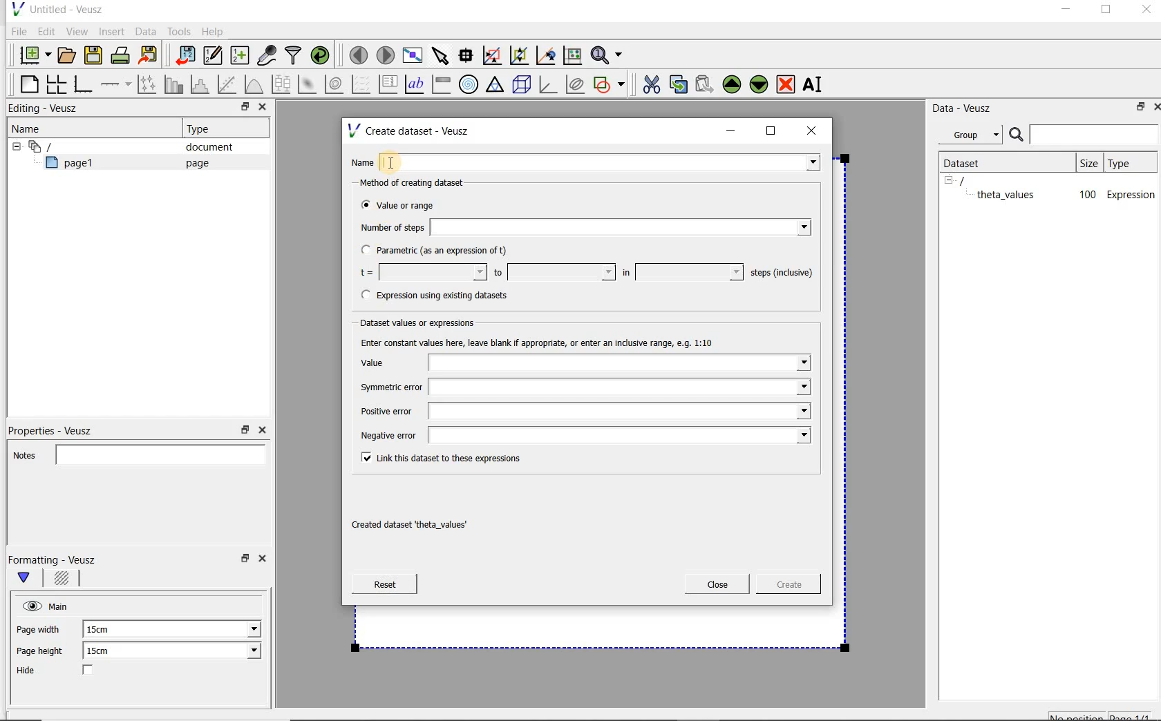 This screenshot has height=721, width=1161. I want to click on plot key, so click(389, 84).